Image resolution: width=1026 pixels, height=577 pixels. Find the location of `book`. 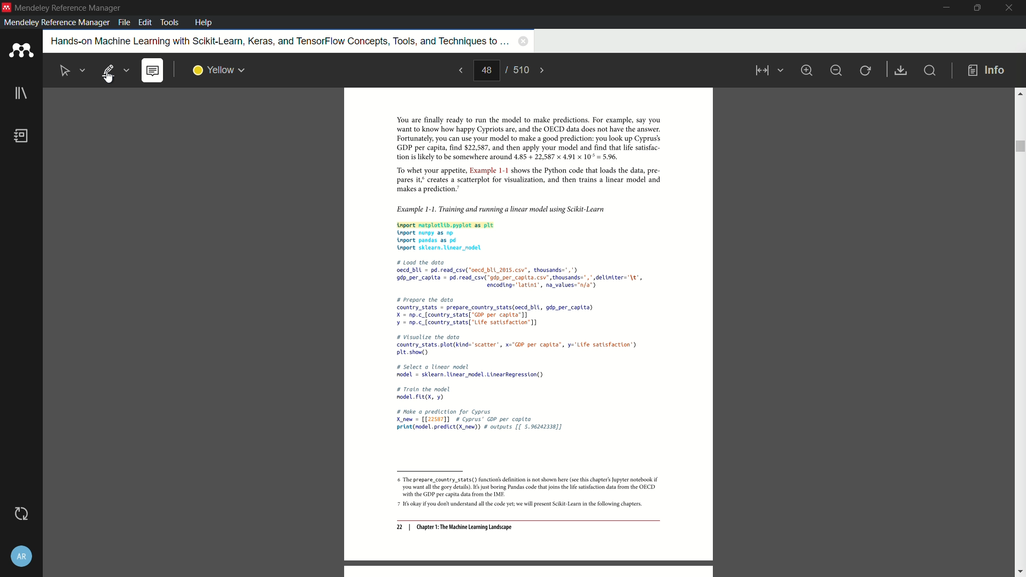

book is located at coordinates (22, 136).